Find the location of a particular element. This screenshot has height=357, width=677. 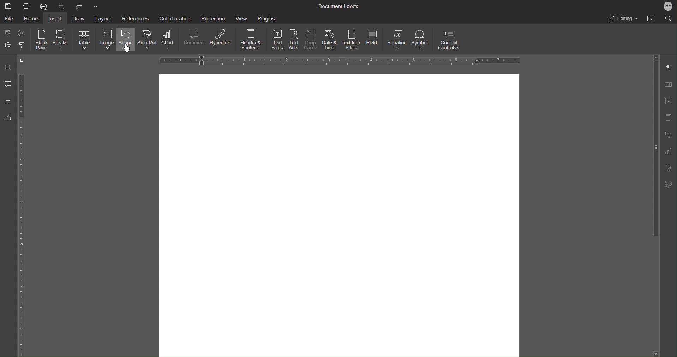

Redo is located at coordinates (79, 6).